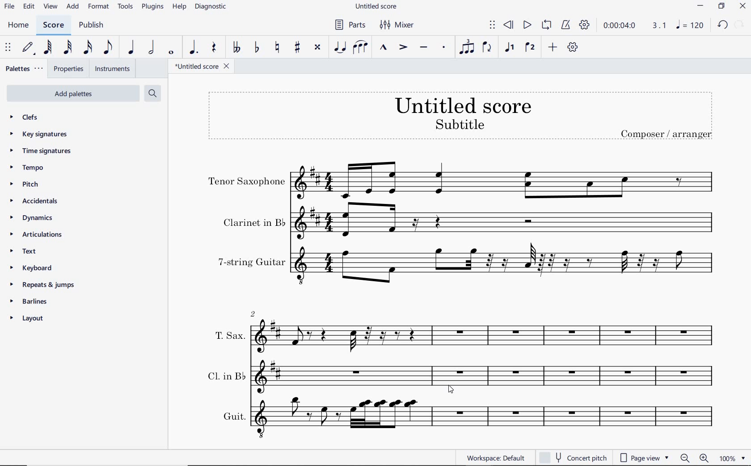 This screenshot has width=751, height=466. I want to click on 7-string guitar, so click(463, 267).